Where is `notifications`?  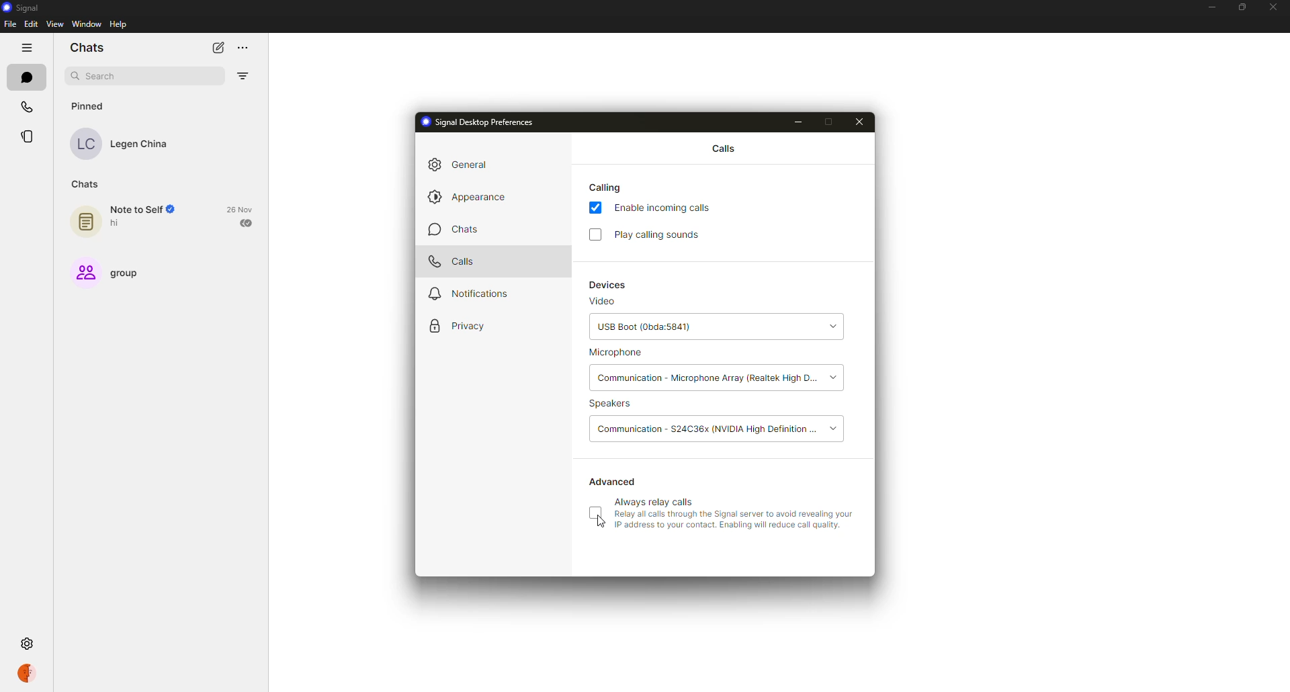 notifications is located at coordinates (465, 294).